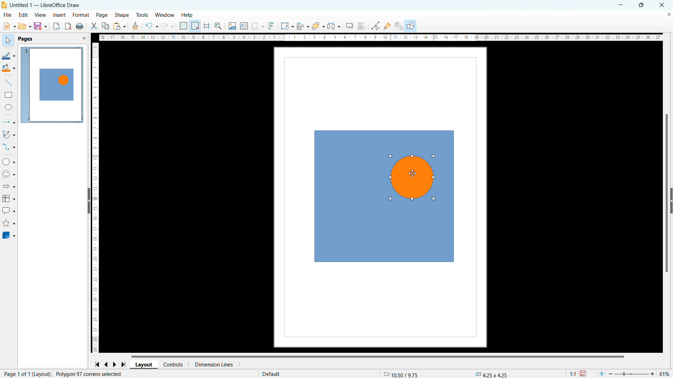 This screenshot has height=378, width=673. I want to click on go to last page, so click(124, 364).